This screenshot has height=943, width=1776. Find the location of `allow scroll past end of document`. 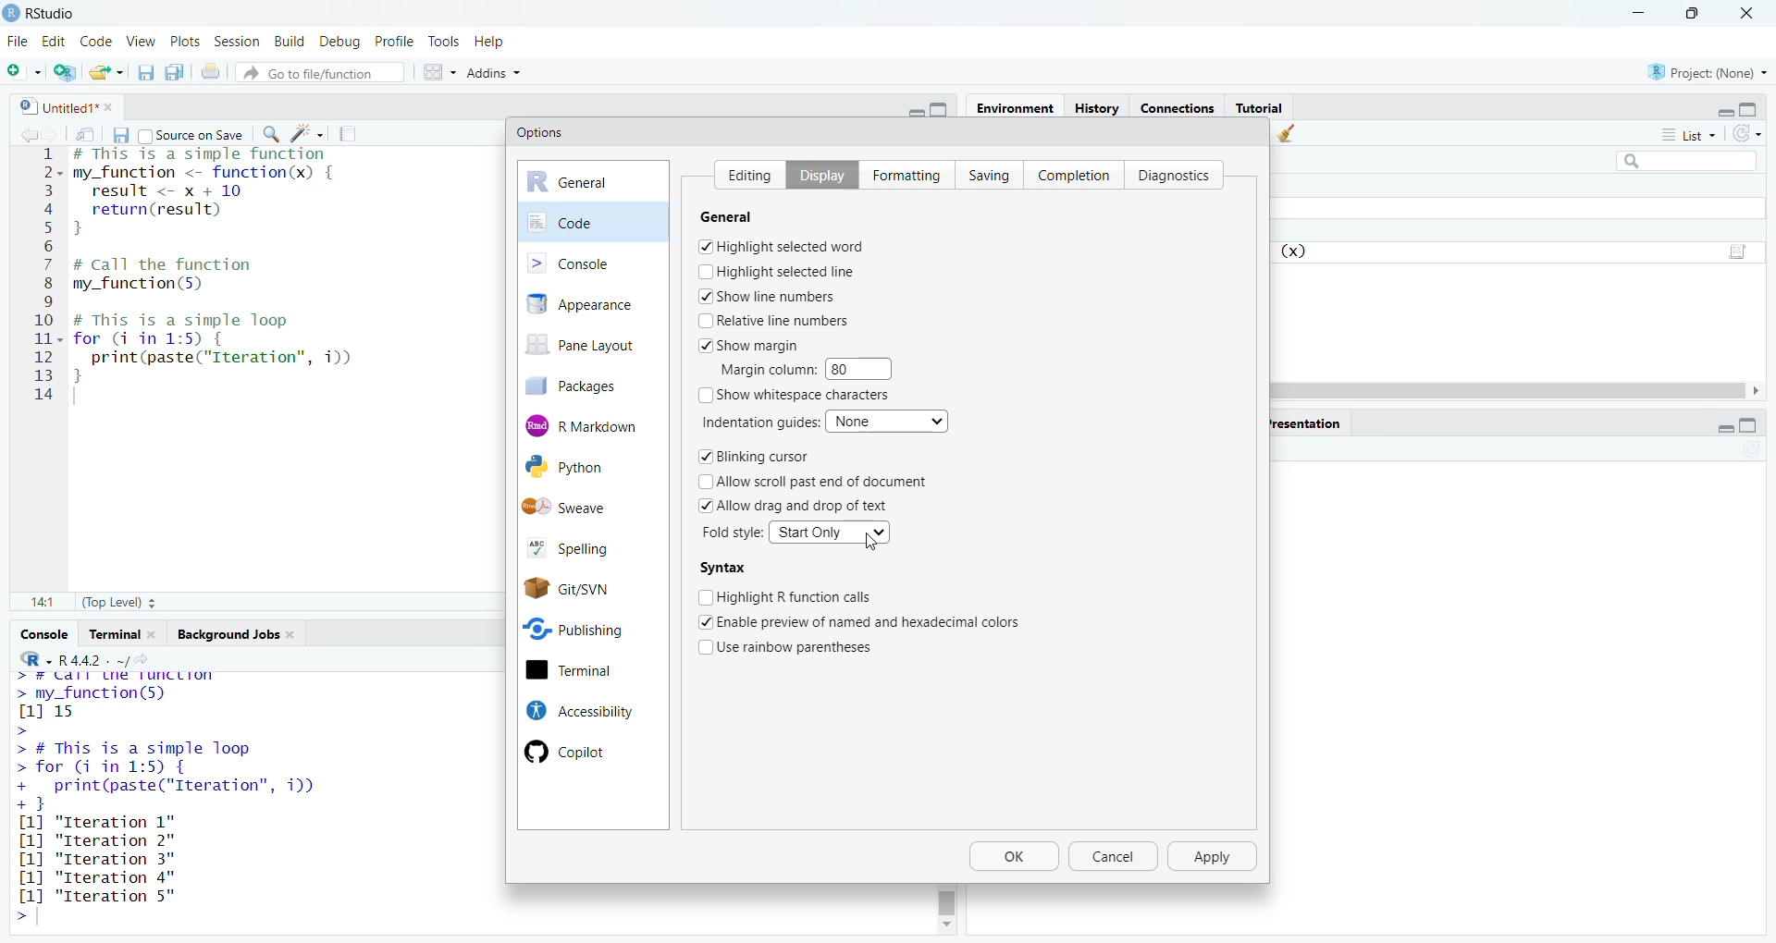

allow scroll past end of document is located at coordinates (823, 482).